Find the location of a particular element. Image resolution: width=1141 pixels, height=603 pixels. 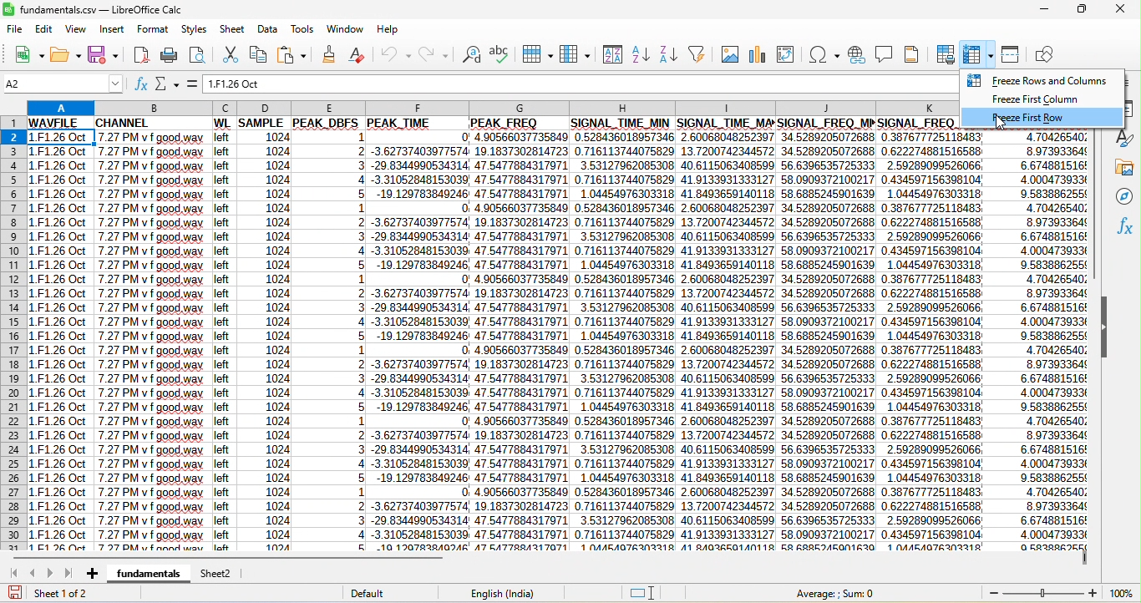

clone formatting is located at coordinates (329, 54).